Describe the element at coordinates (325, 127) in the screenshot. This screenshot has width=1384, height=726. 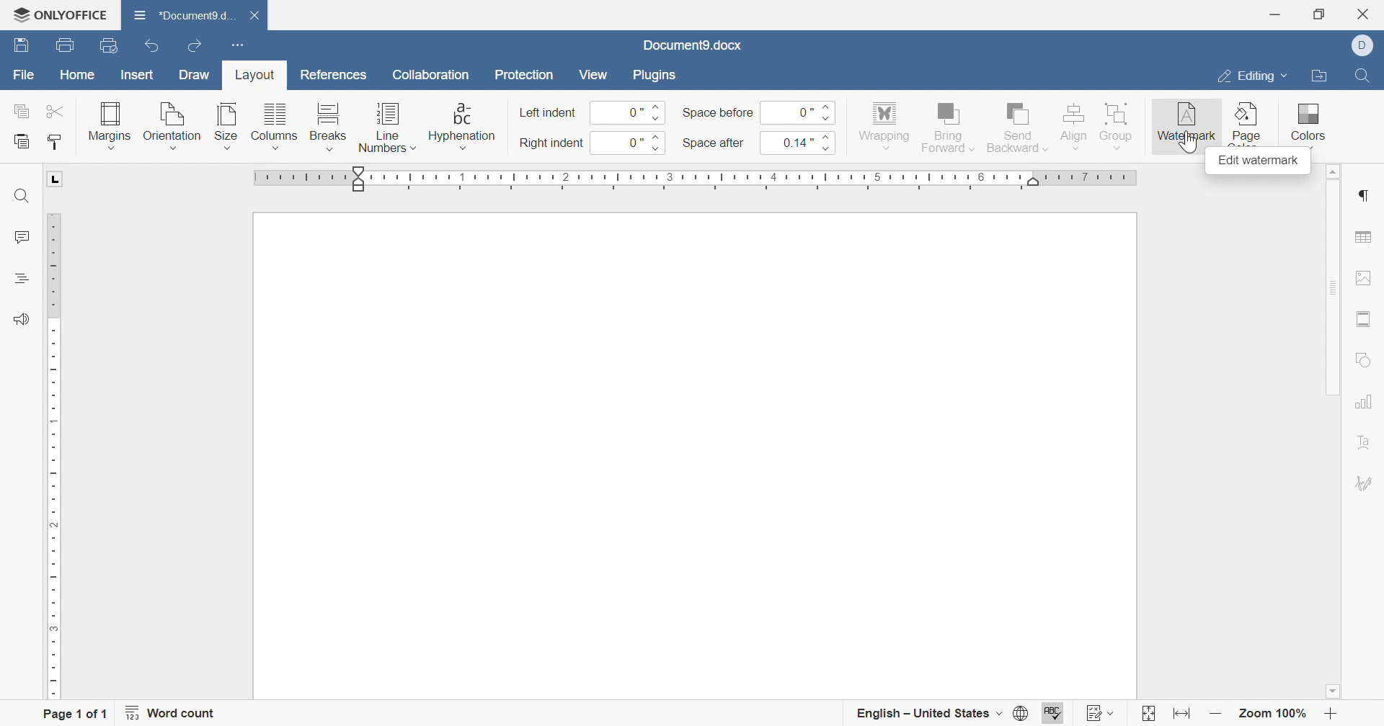
I see `breaks` at that location.